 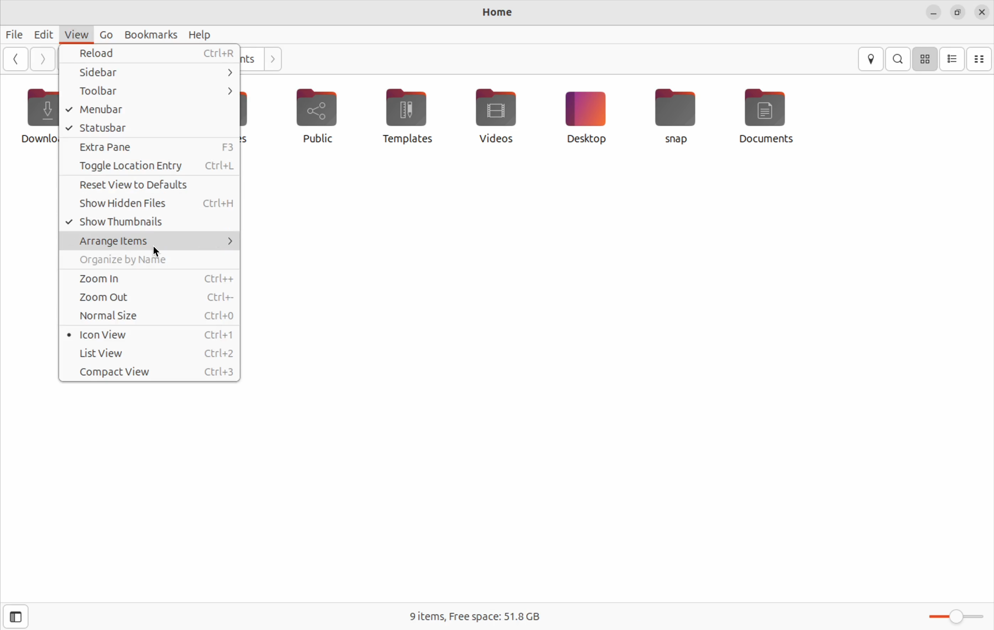 I want to click on compact view, so click(x=152, y=373).